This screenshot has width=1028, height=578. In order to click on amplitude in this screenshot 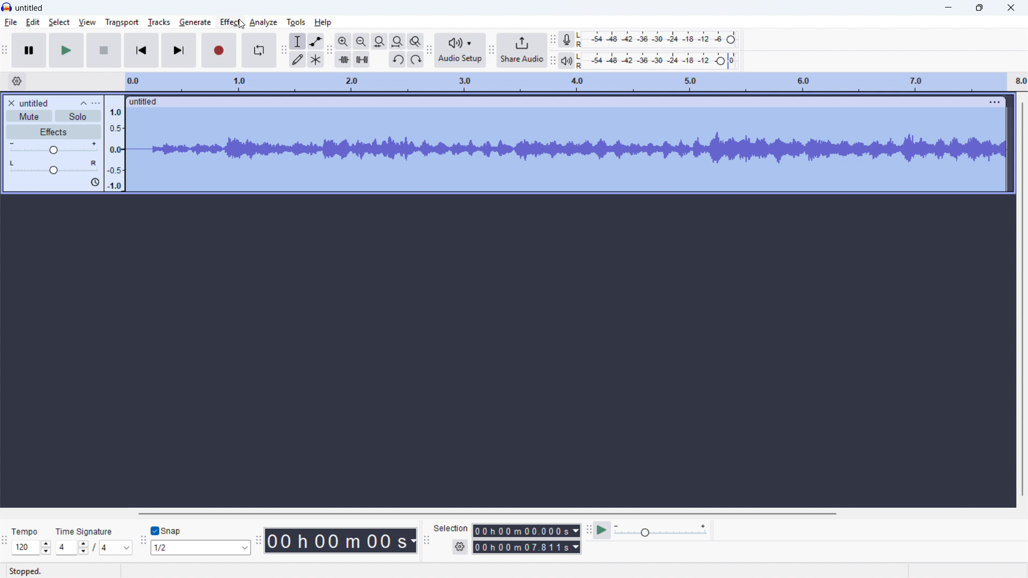, I will do `click(115, 143)`.